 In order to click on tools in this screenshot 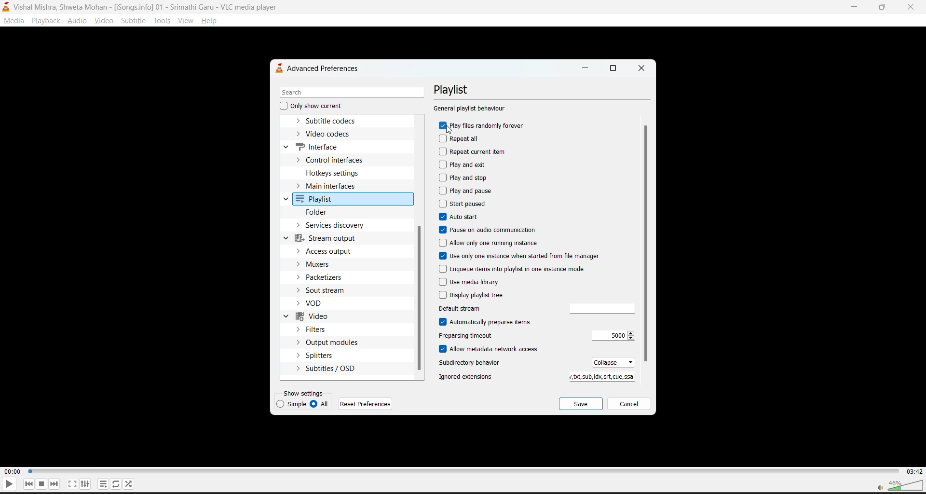, I will do `click(160, 21)`.